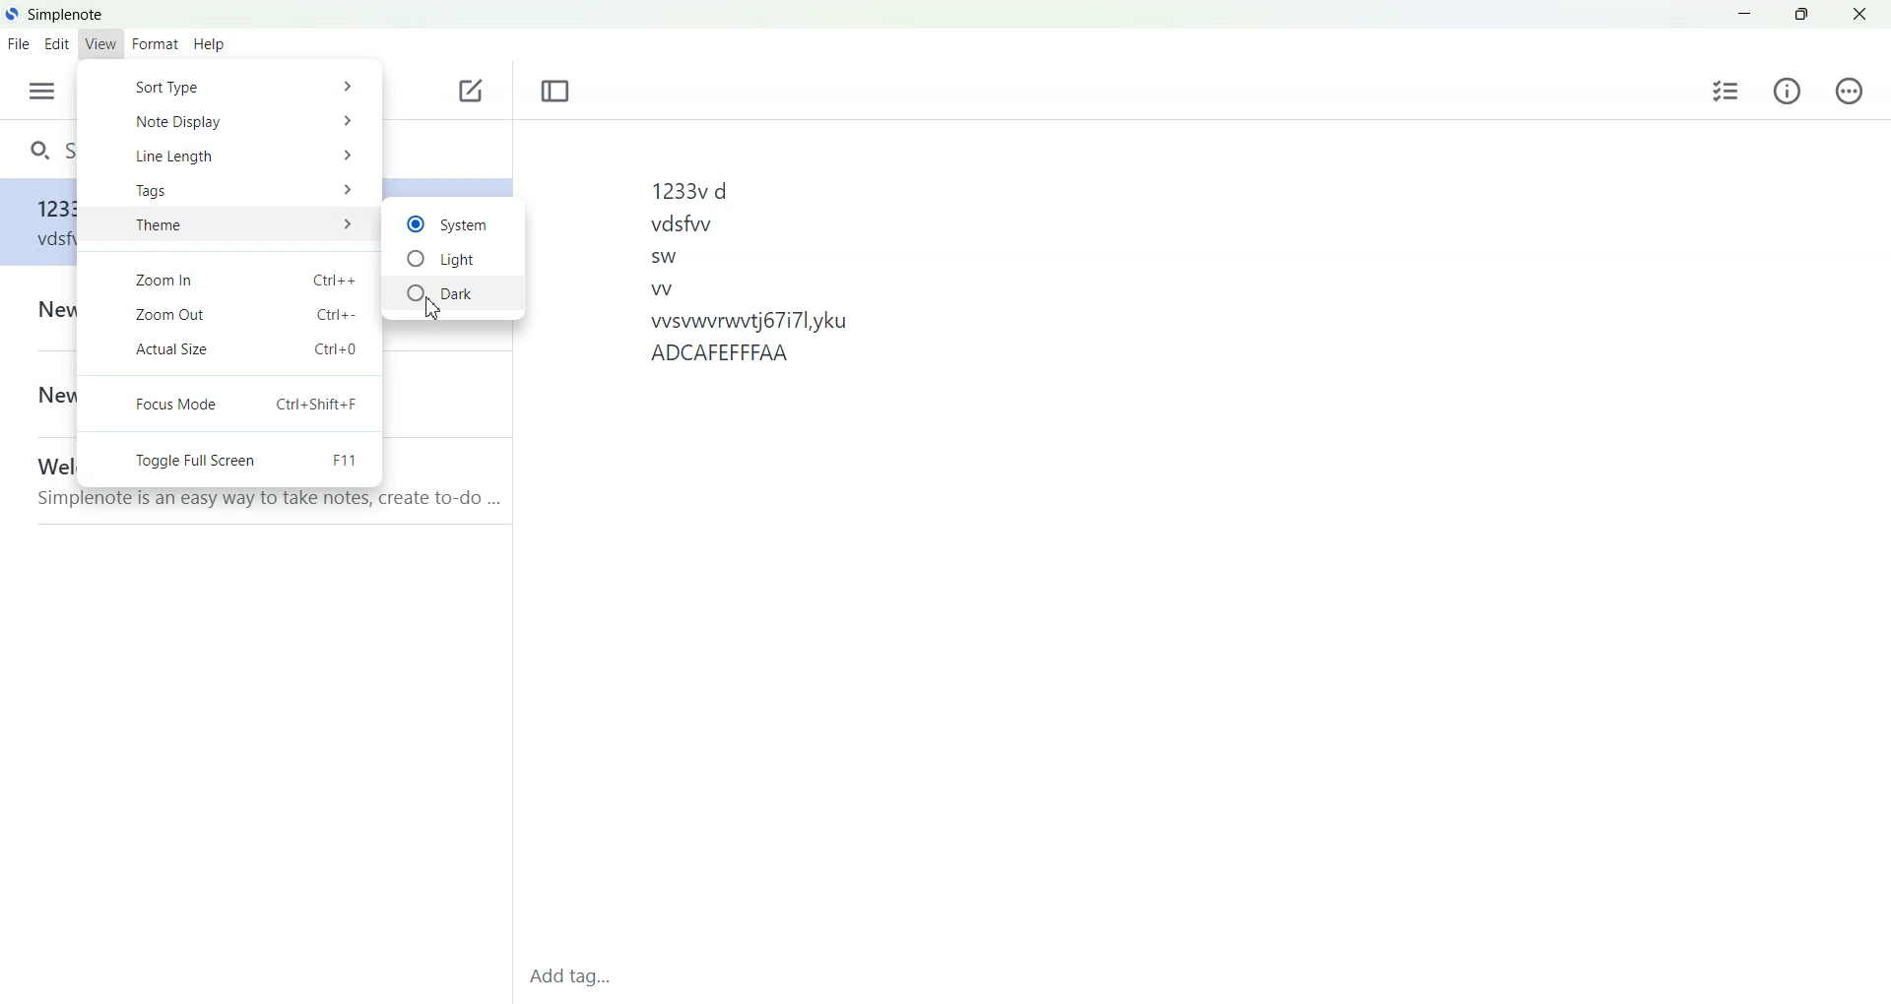 The width and height of the screenshot is (1891, 1004). What do you see at coordinates (230, 156) in the screenshot?
I see `Line Length` at bounding box center [230, 156].